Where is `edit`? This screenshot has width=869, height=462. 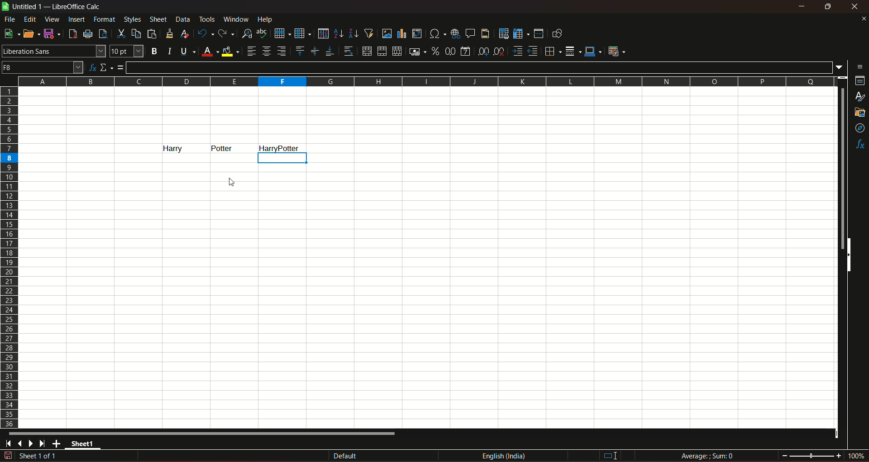 edit is located at coordinates (30, 19).